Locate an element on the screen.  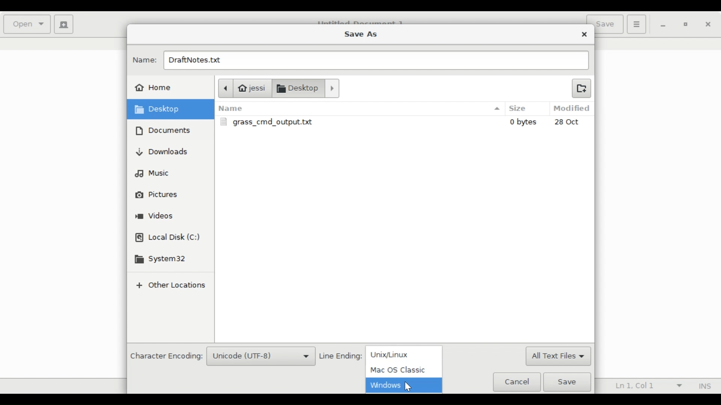
Desktop is located at coordinates (161, 109).